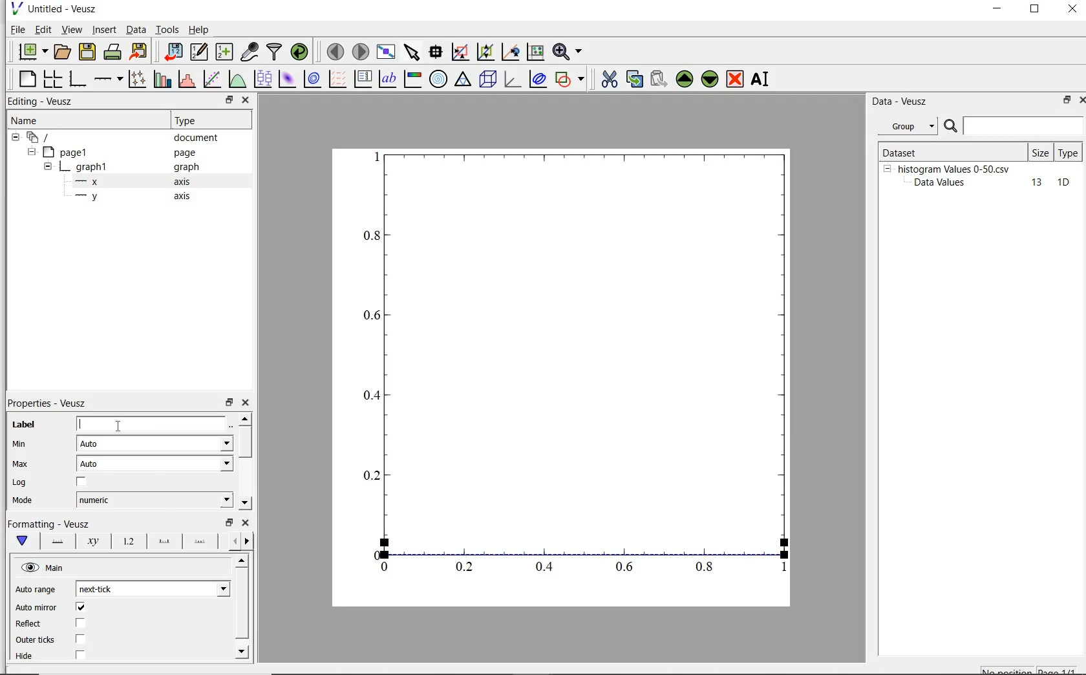 The height and width of the screenshot is (675, 1086). Describe the element at coordinates (906, 126) in the screenshot. I see `group` at that location.